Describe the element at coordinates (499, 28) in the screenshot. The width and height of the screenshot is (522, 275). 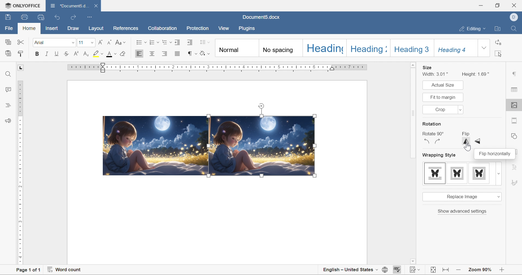
I see `open file location` at that location.